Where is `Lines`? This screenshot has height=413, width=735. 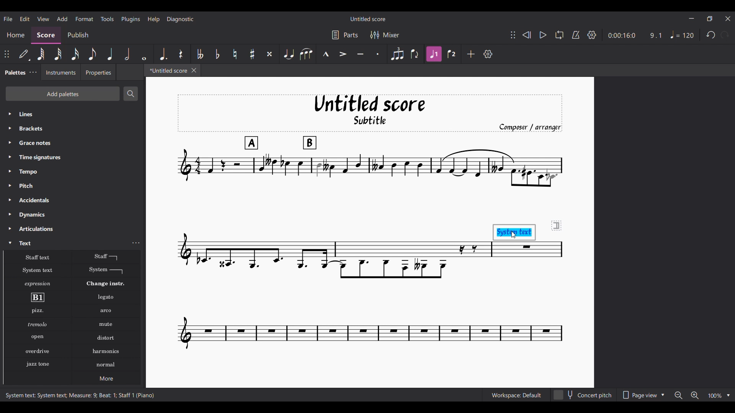 Lines is located at coordinates (73, 114).